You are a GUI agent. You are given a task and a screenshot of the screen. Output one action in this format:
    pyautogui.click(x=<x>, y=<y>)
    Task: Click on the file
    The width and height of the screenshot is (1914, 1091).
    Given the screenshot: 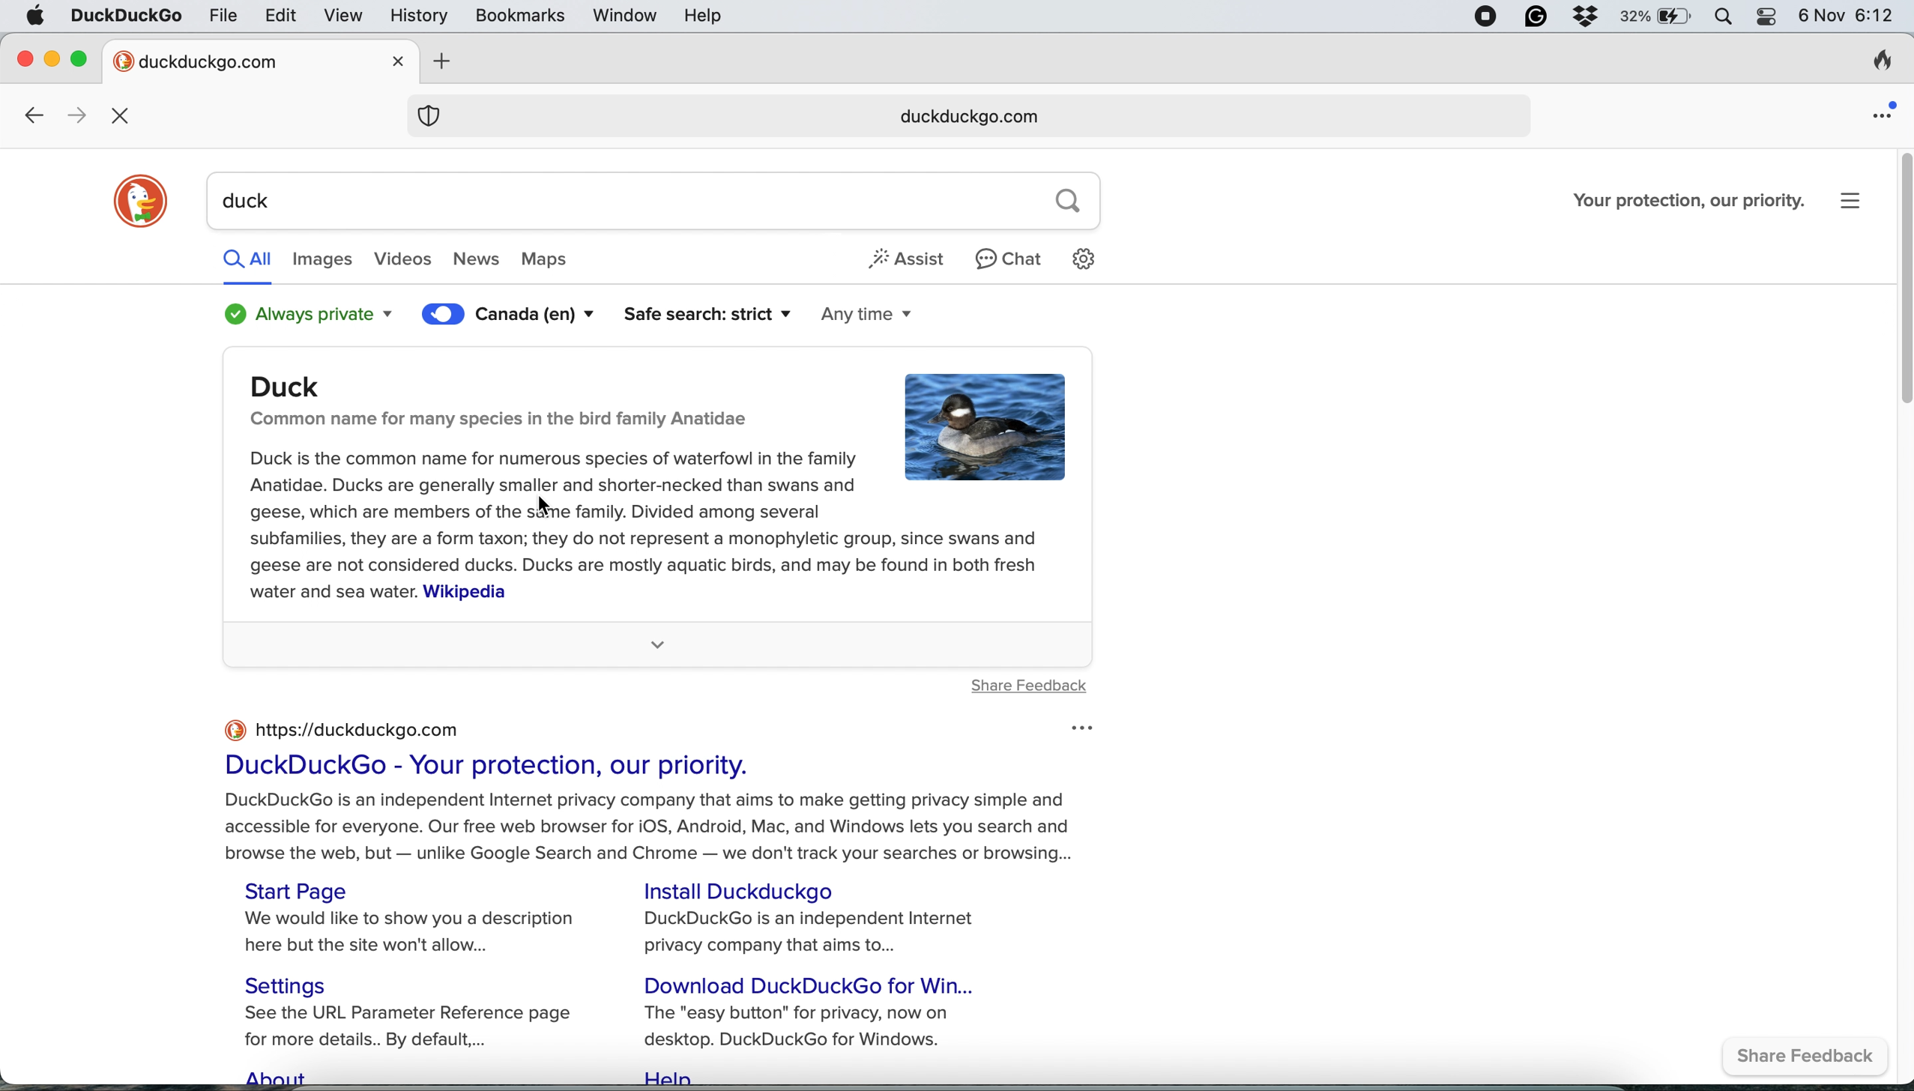 What is the action you would take?
    pyautogui.click(x=224, y=14)
    